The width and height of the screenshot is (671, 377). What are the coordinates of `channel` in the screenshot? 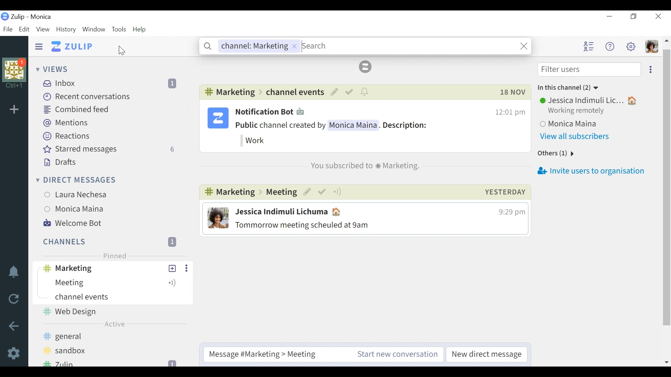 It's located at (114, 323).